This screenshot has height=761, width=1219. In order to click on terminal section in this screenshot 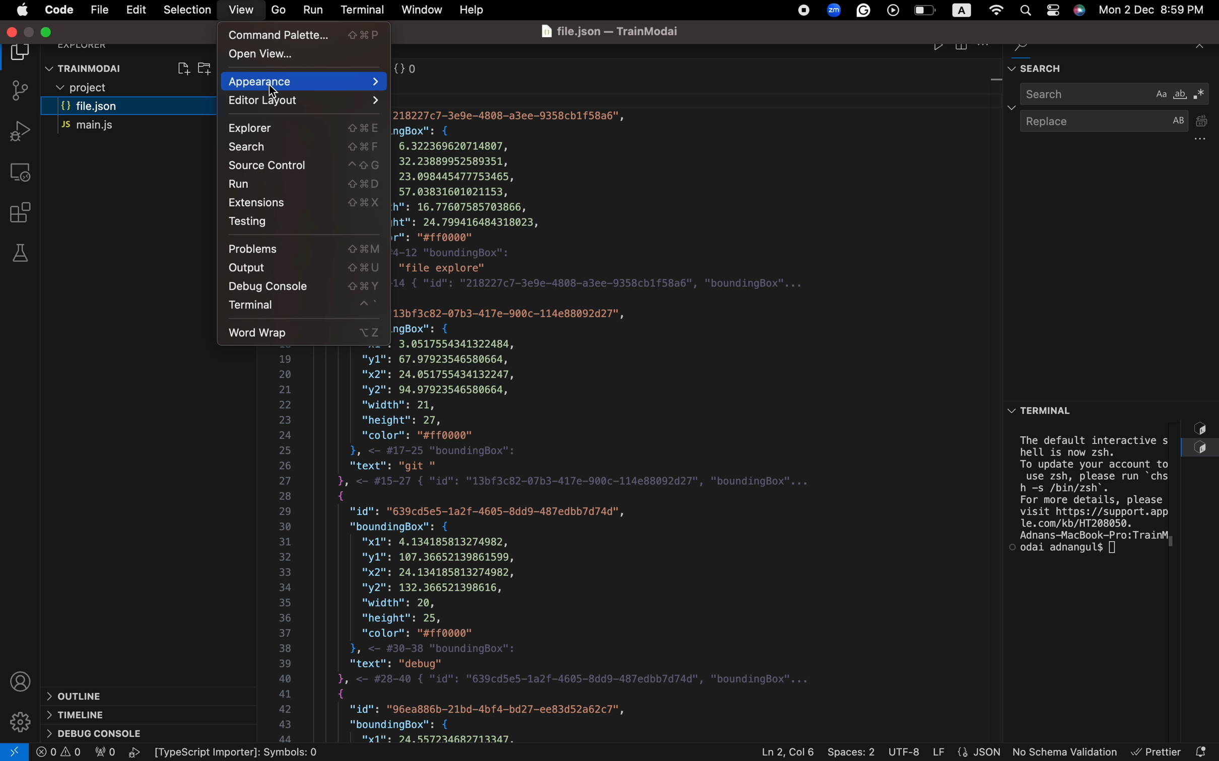, I will do `click(1113, 577)`.